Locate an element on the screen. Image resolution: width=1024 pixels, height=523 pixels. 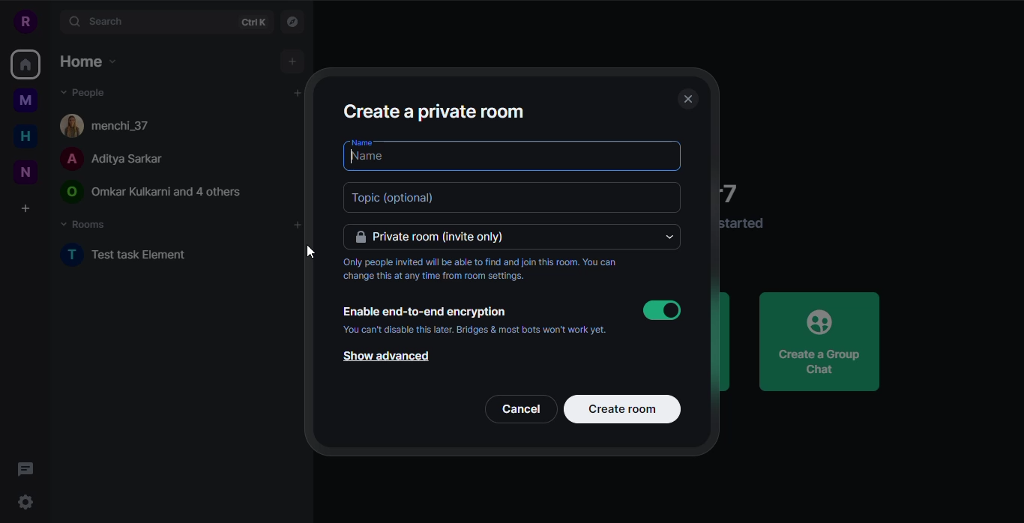
create a group chat is located at coordinates (820, 341).